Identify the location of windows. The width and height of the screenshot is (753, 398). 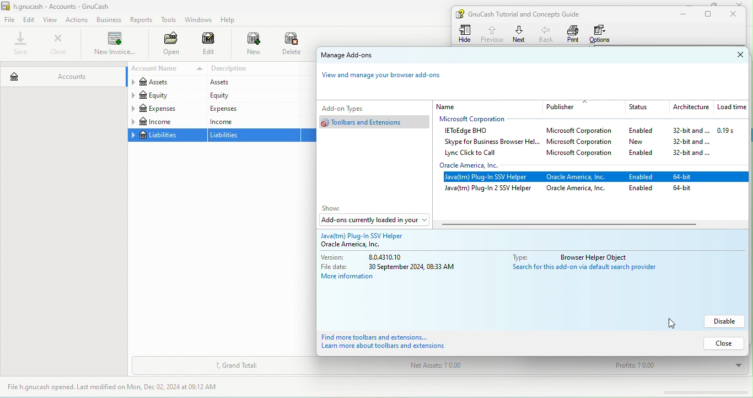
(197, 20).